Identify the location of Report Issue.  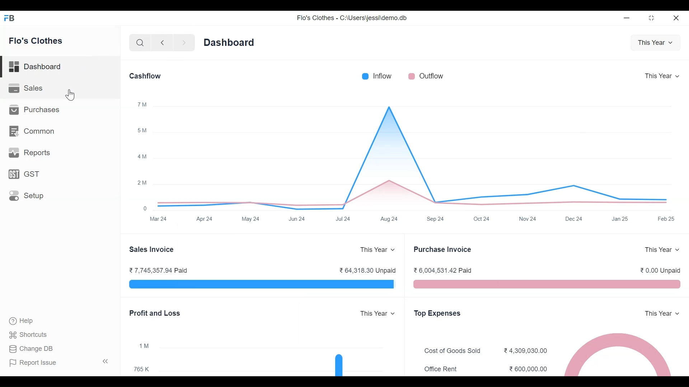
(57, 361).